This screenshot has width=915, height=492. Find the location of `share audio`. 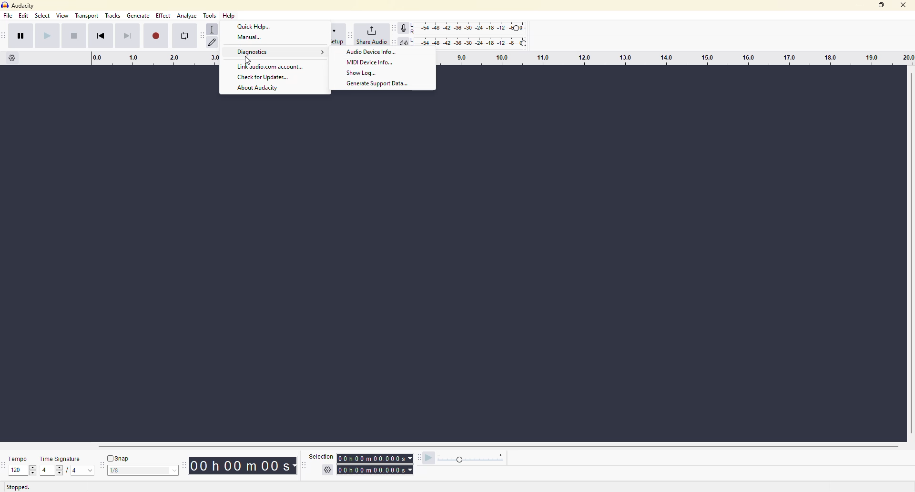

share audio is located at coordinates (376, 35).